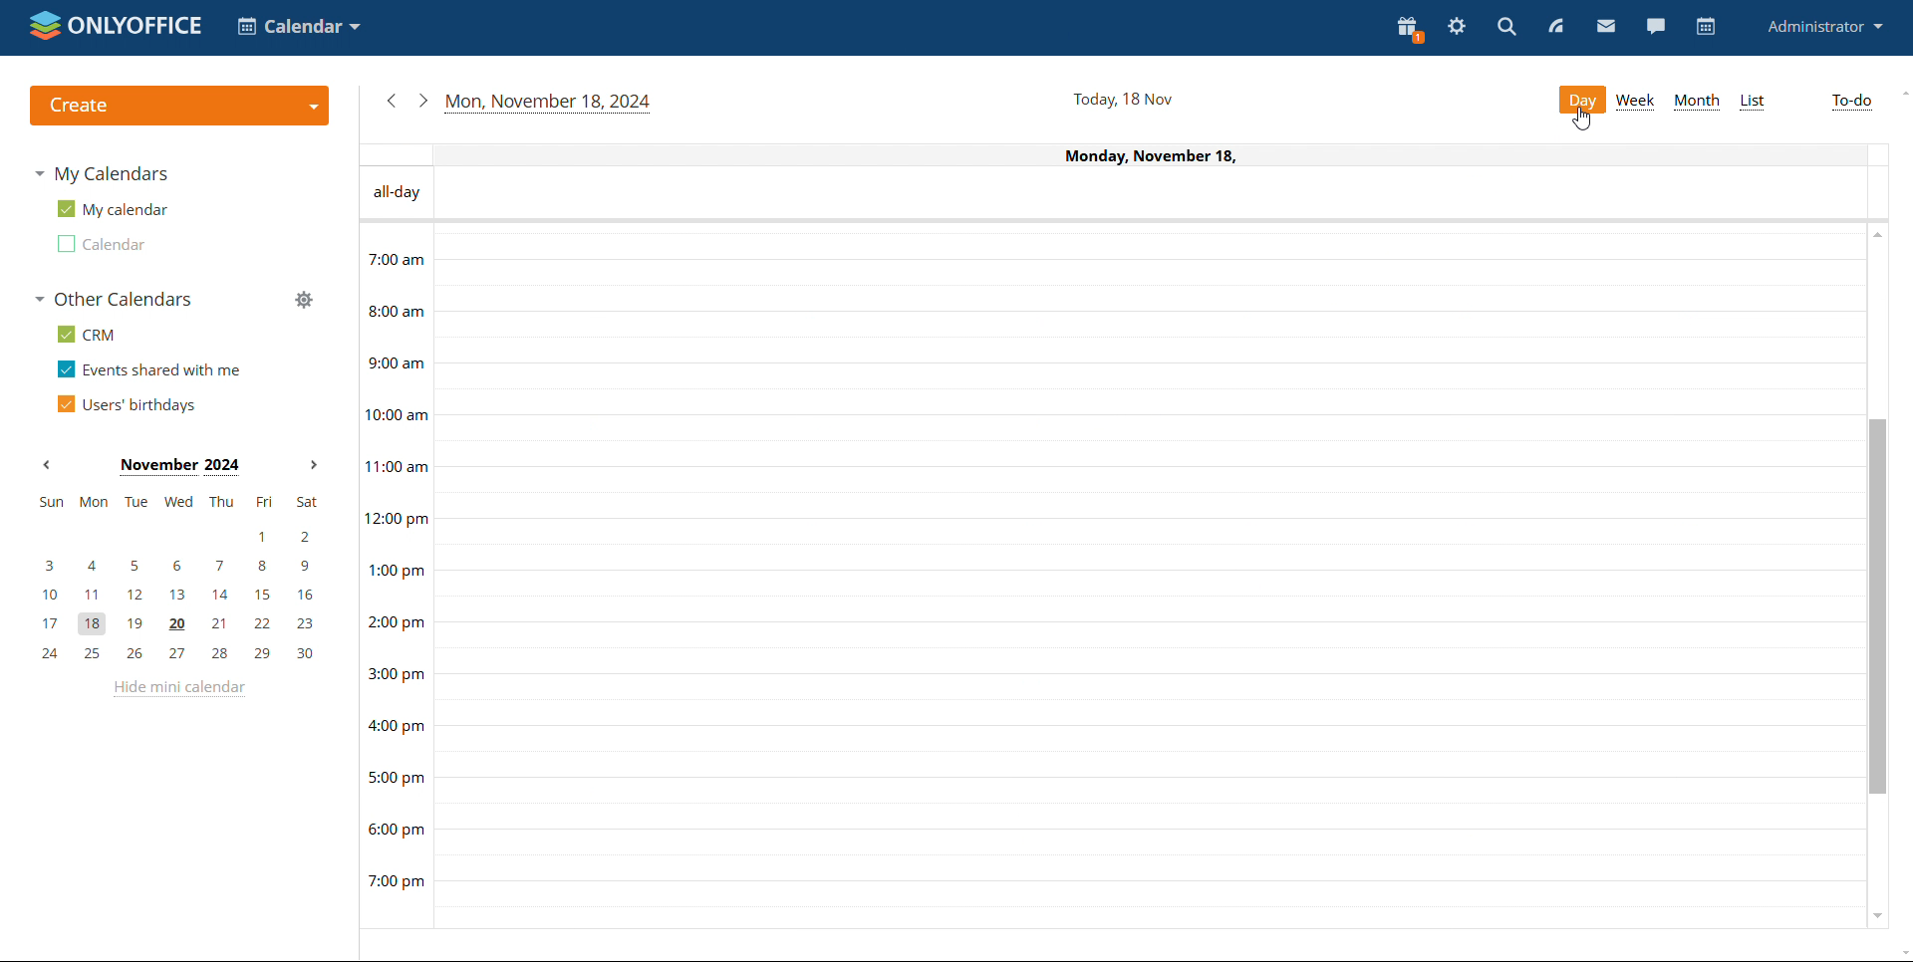 Image resolution: width=1913 pixels, height=962 pixels. Describe the element at coordinates (114, 299) in the screenshot. I see `other calendars` at that location.